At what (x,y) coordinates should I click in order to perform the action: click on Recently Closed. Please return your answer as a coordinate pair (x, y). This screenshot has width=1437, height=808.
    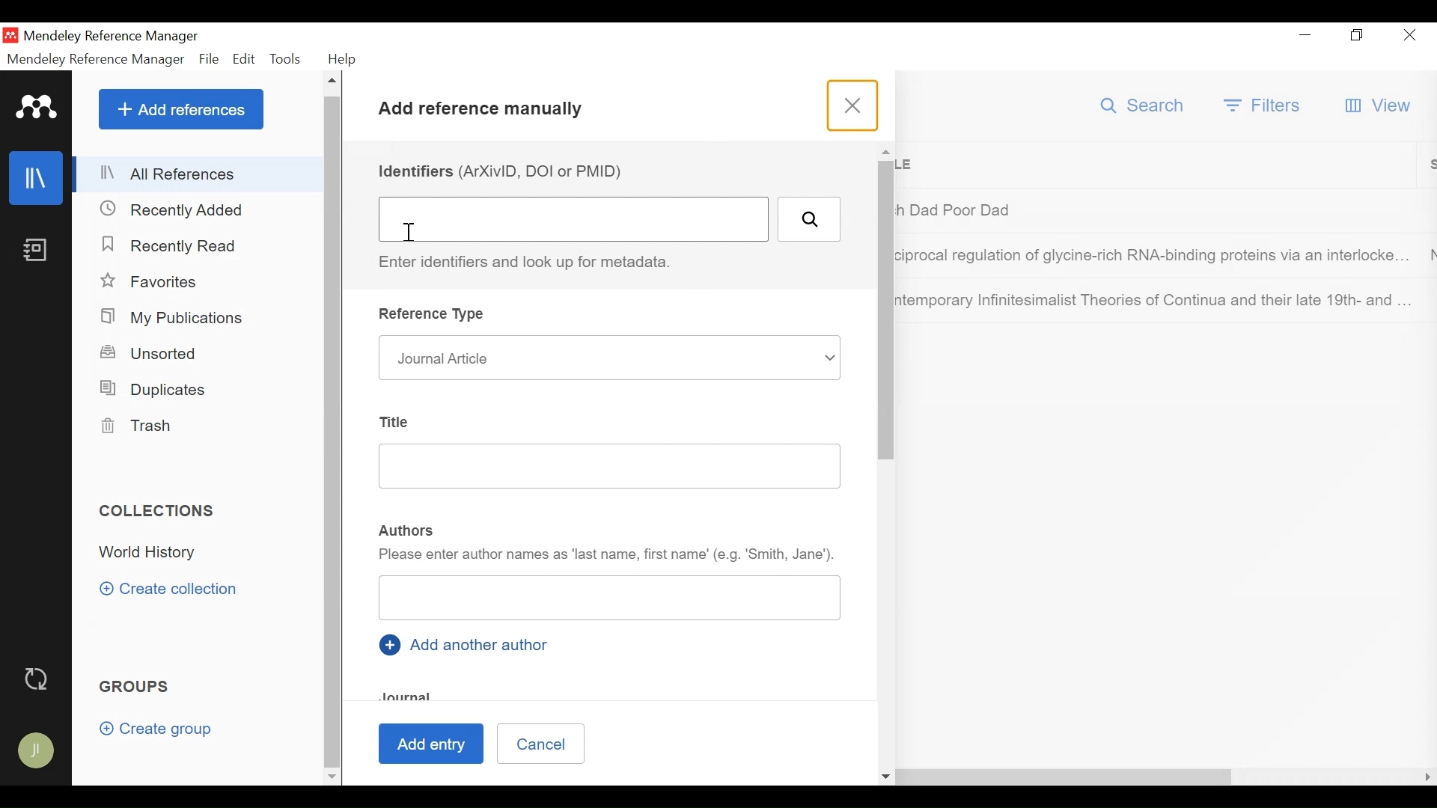
    Looking at the image, I should click on (173, 210).